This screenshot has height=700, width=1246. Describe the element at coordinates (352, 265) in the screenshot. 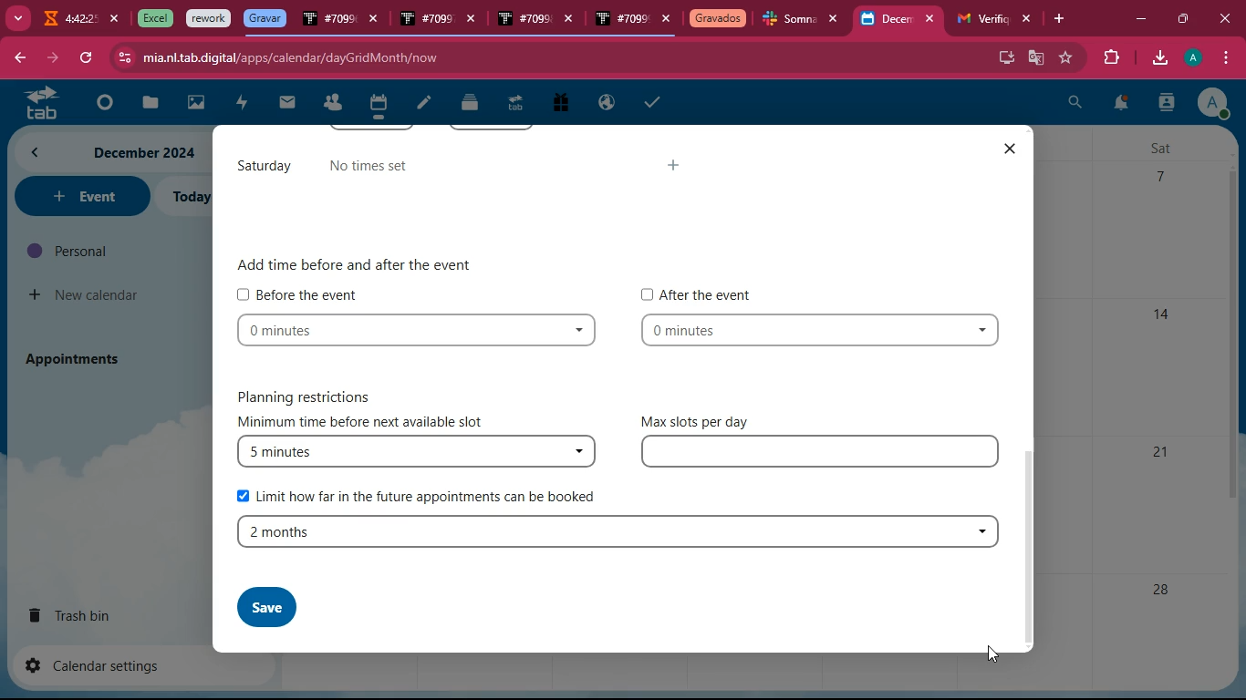

I see `‘Add time before and after the event` at that location.